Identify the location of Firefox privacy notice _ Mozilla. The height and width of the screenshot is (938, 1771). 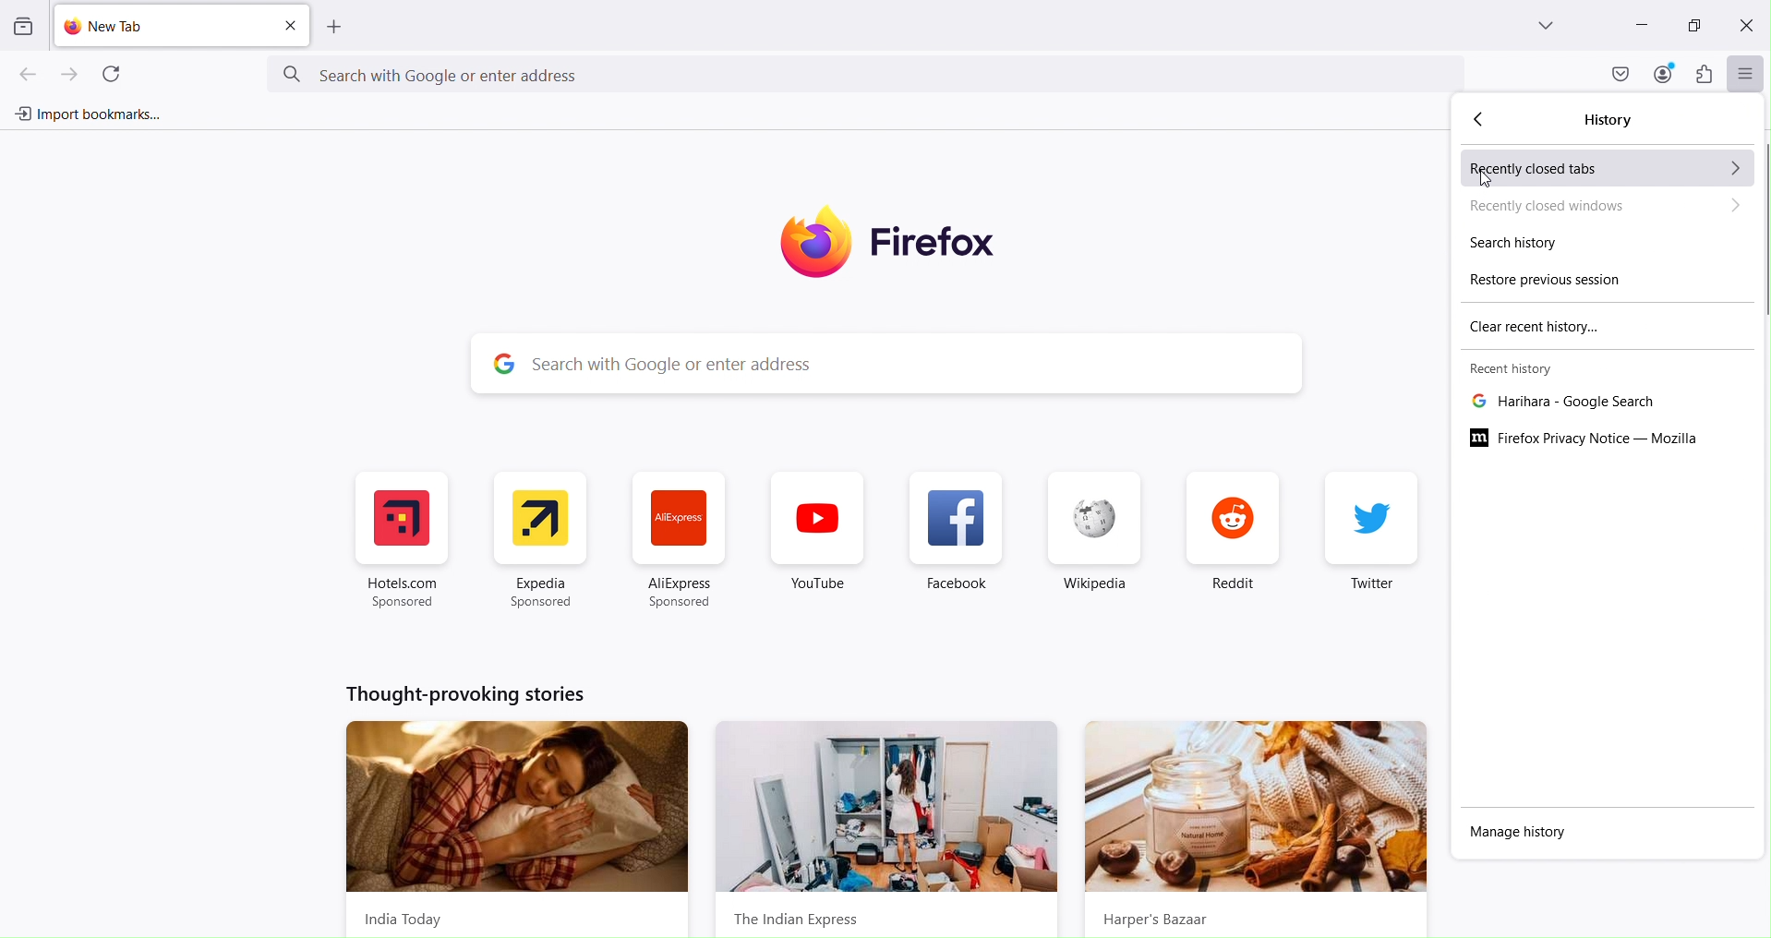
(1585, 438).